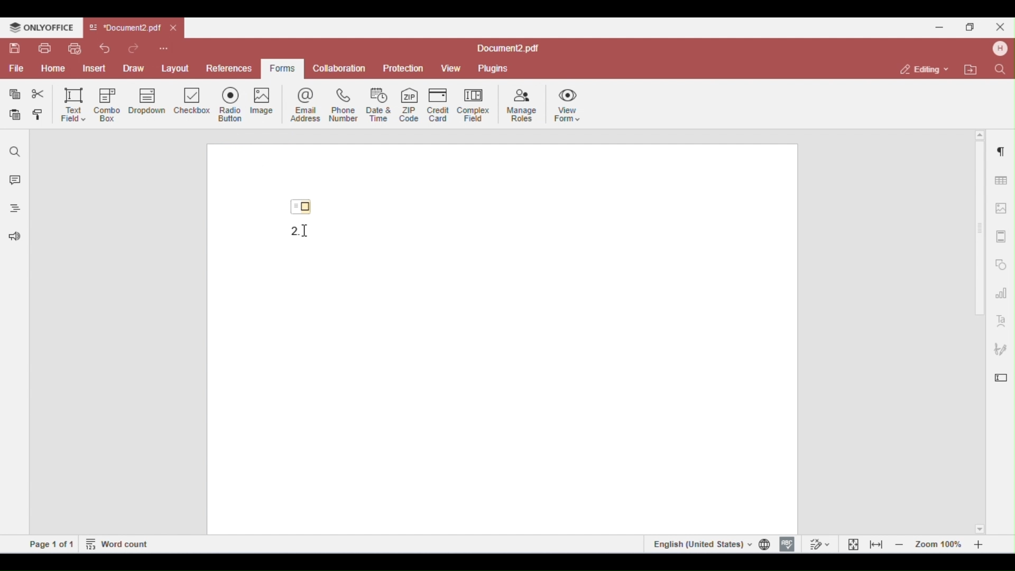 The width and height of the screenshot is (1015, 571). Describe the element at coordinates (15, 94) in the screenshot. I see `copy` at that location.